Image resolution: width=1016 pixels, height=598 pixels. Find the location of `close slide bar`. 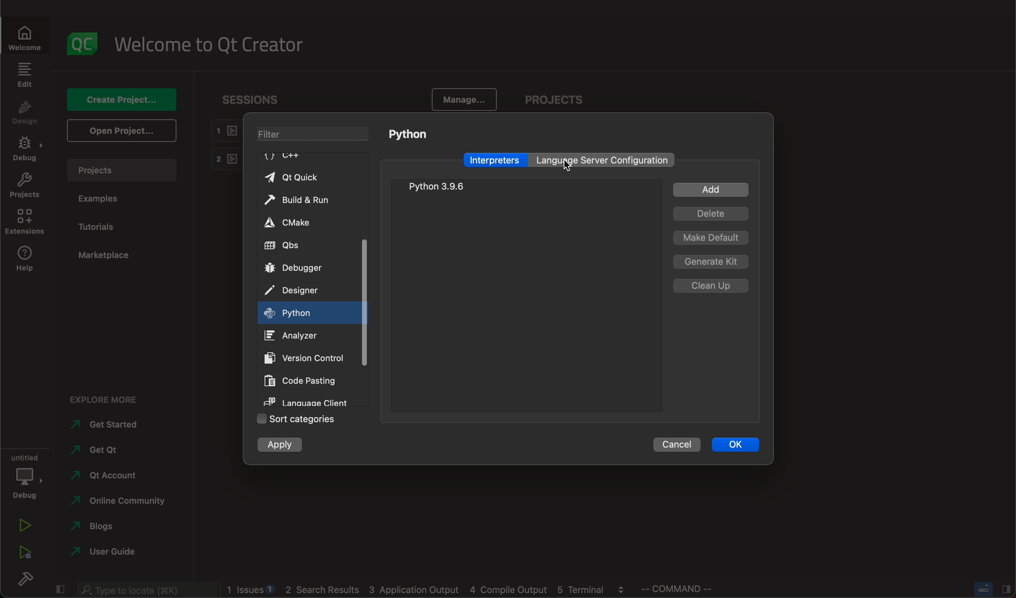

close slide bar is located at coordinates (60, 589).